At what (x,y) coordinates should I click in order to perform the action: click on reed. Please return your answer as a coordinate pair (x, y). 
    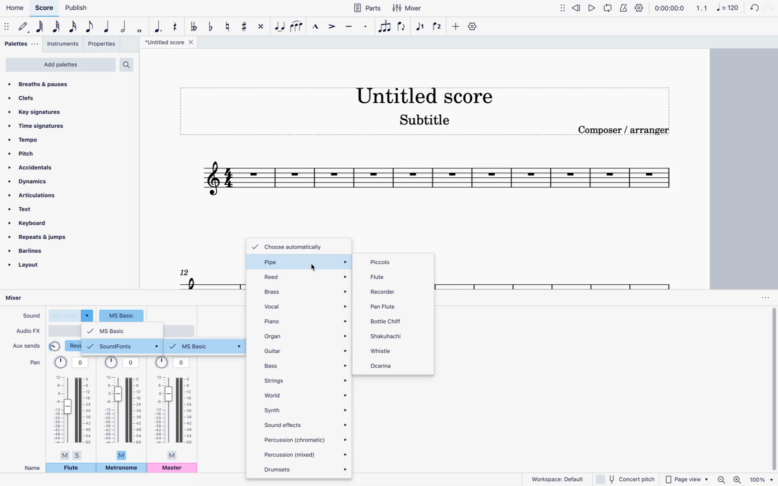
    Looking at the image, I should click on (303, 275).